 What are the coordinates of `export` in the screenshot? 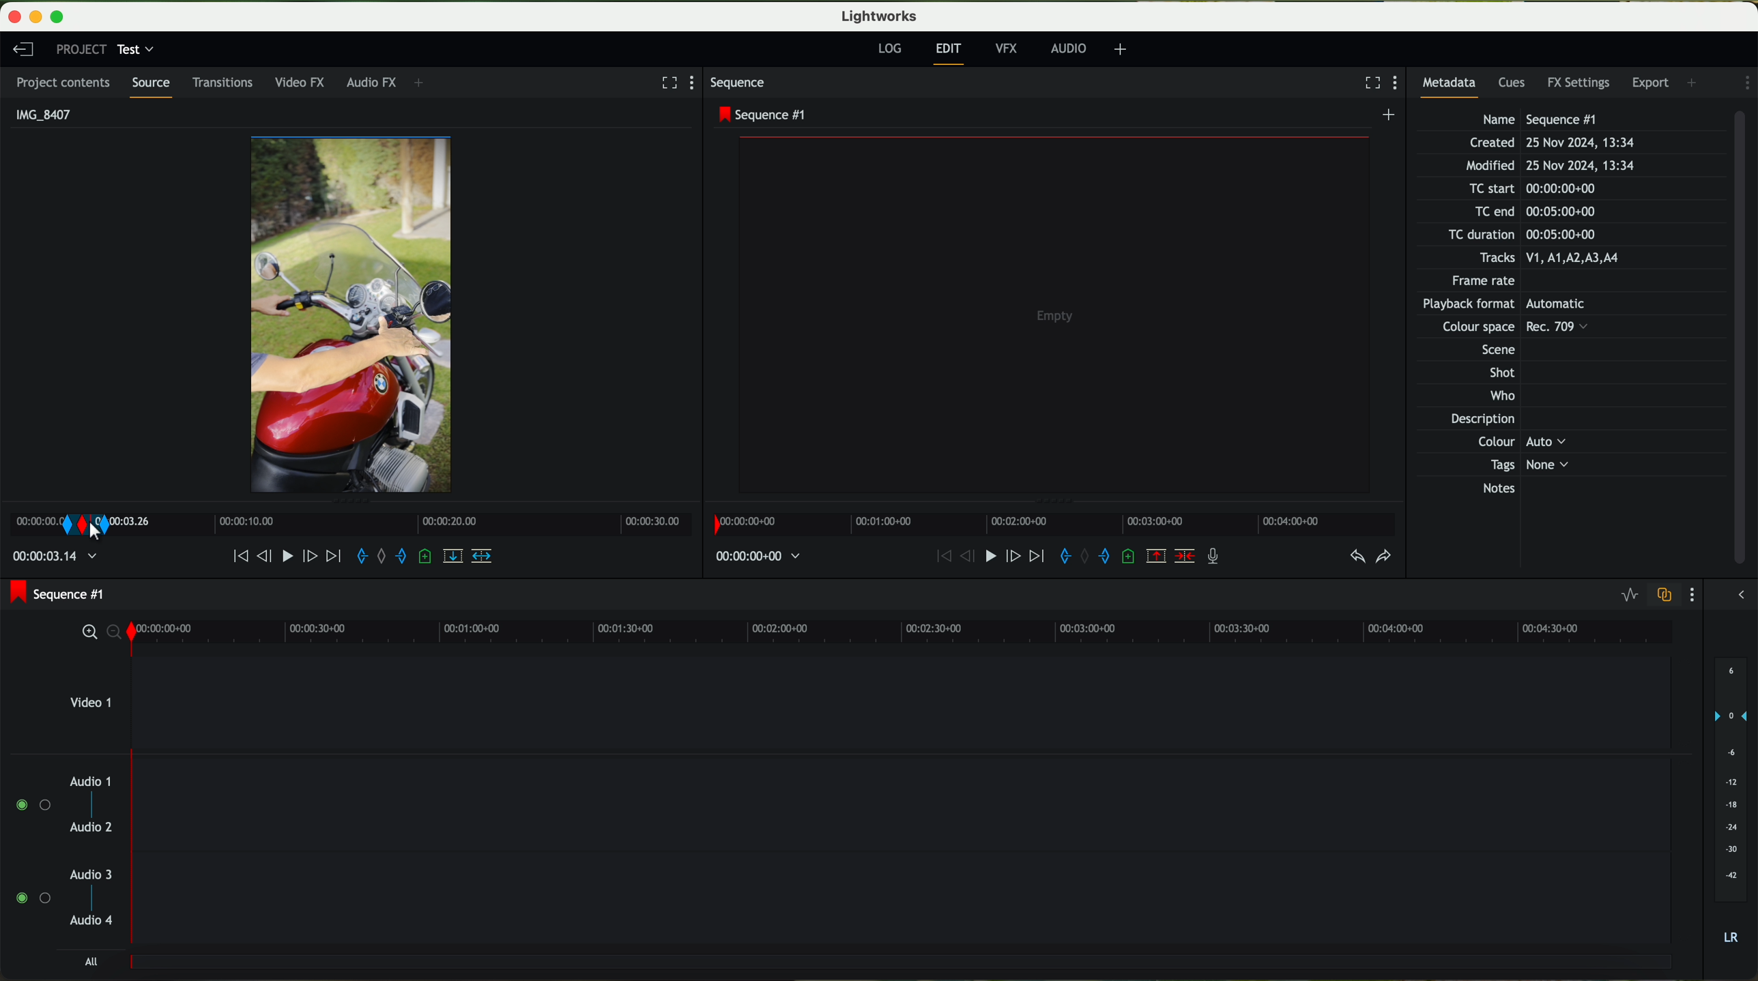 It's located at (1652, 81).